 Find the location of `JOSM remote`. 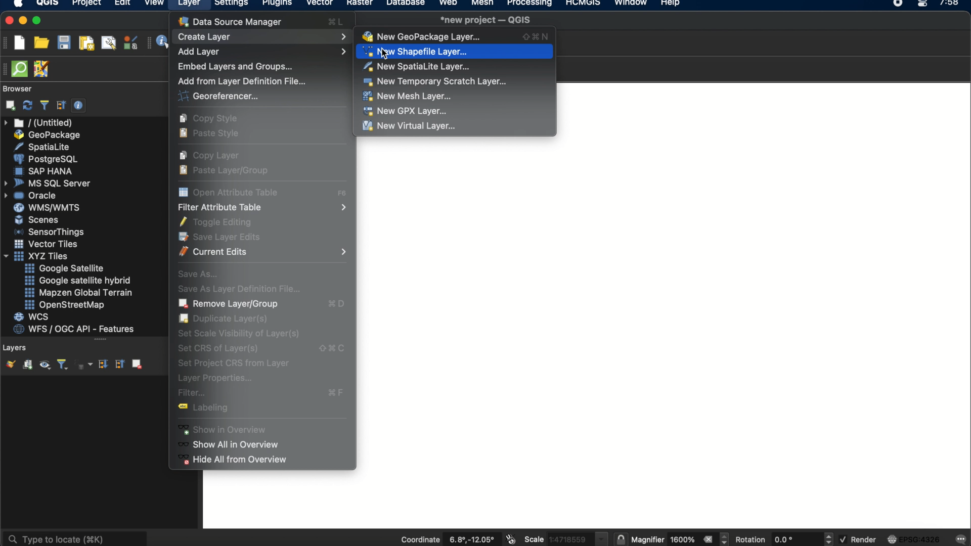

JOSM remote is located at coordinates (42, 69).